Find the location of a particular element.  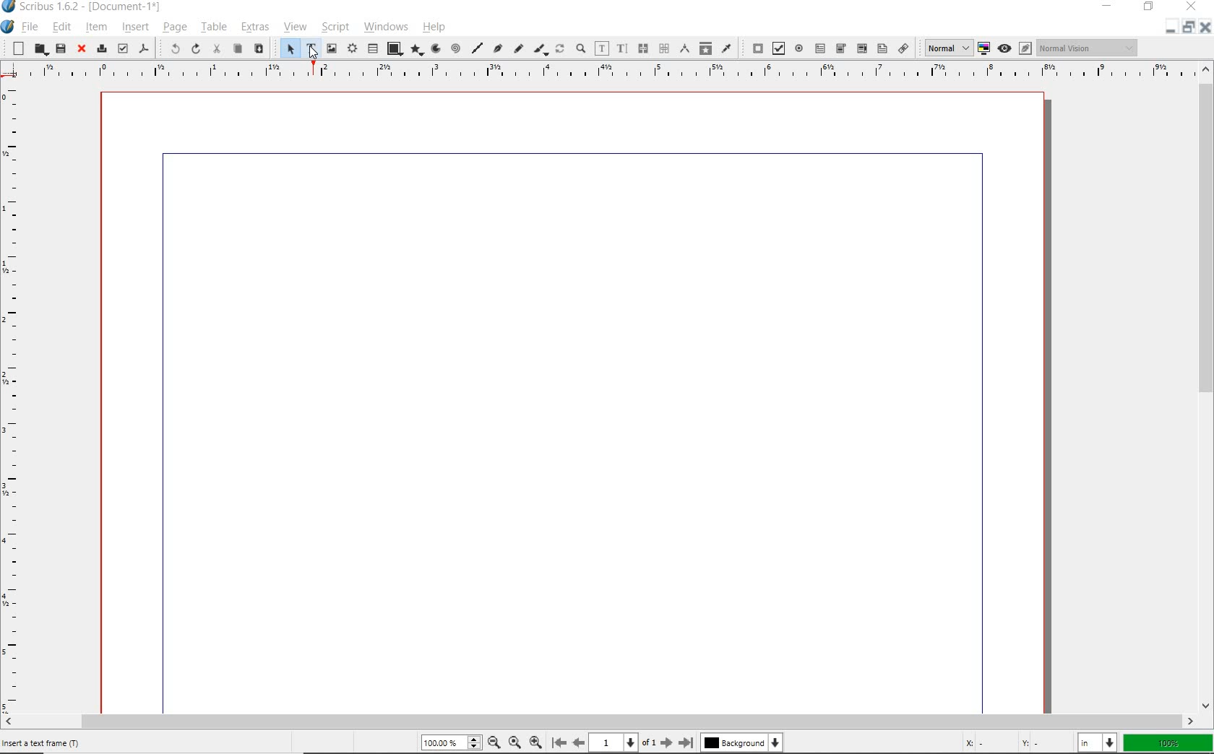

Normal is located at coordinates (947, 48).